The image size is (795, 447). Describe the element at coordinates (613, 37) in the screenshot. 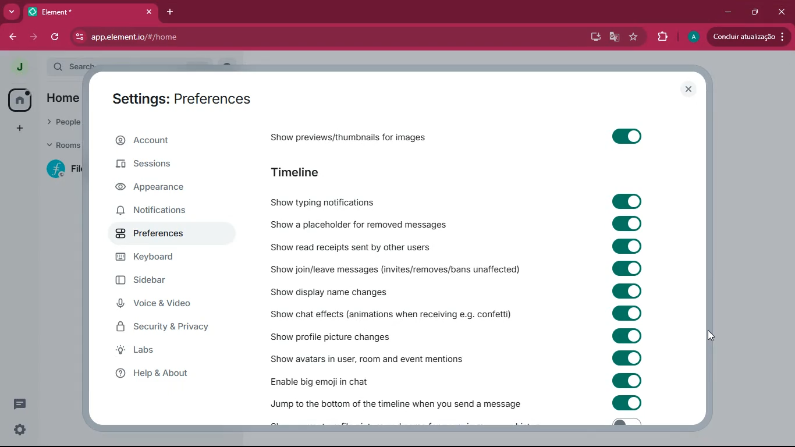

I see `google translate` at that location.